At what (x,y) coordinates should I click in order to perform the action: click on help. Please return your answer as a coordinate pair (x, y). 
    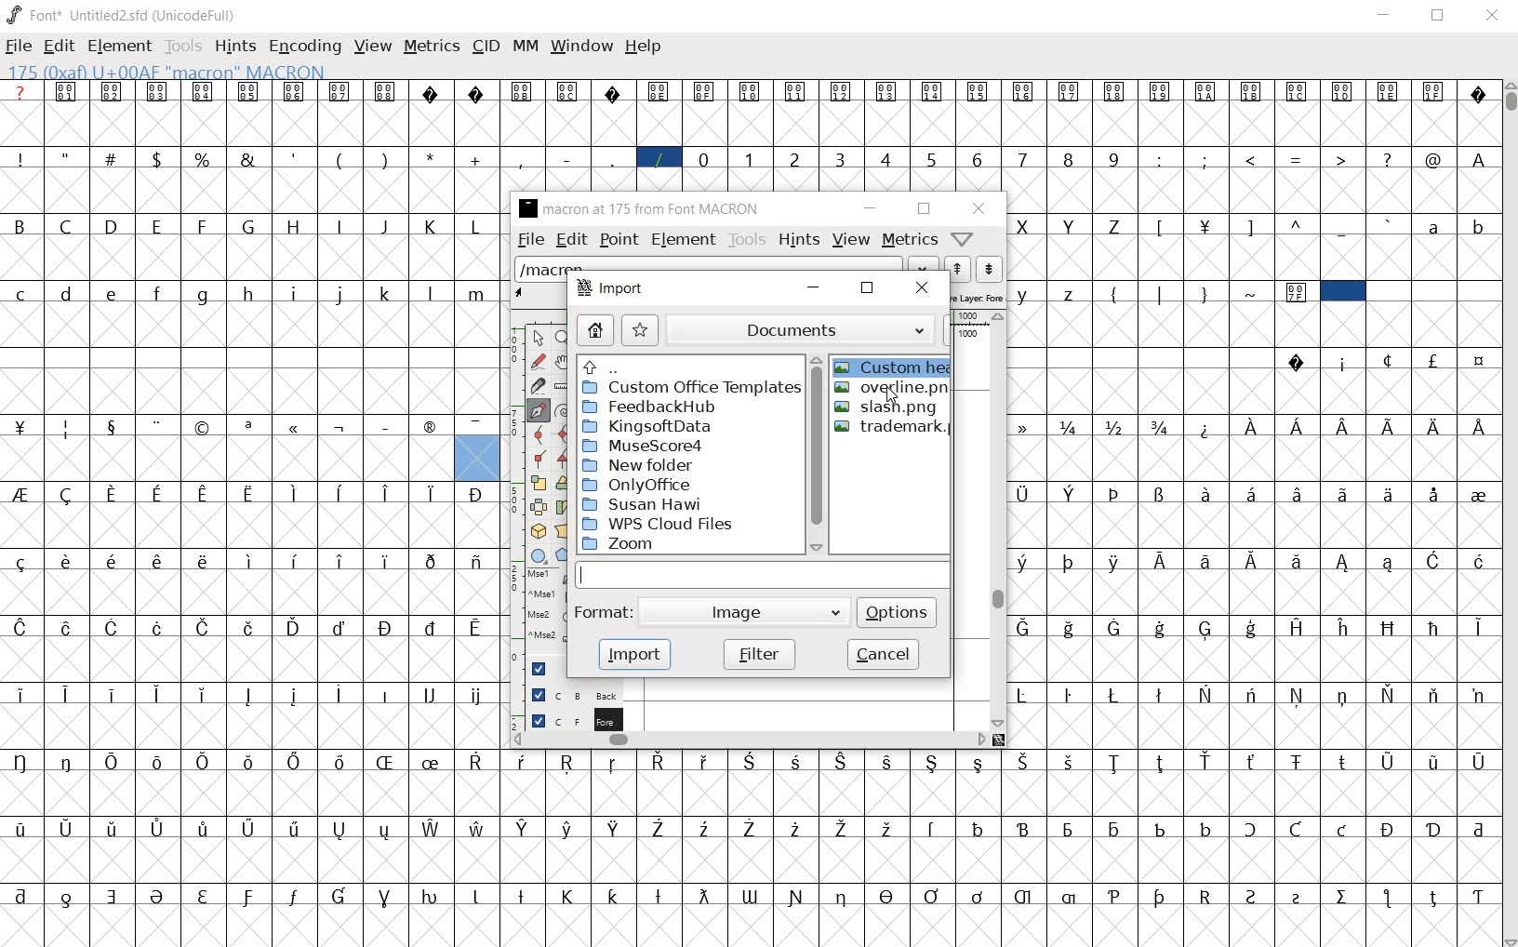
    Looking at the image, I should click on (963, 238).